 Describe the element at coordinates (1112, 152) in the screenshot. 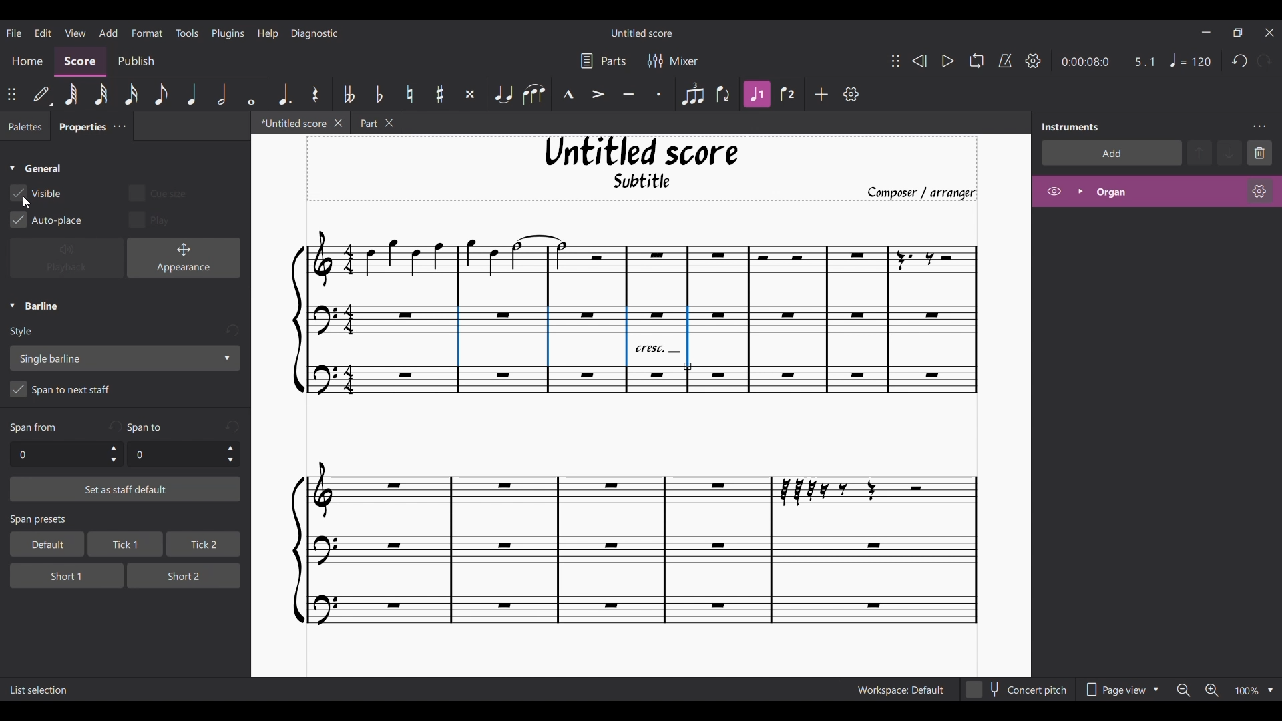

I see `Add instrument` at that location.